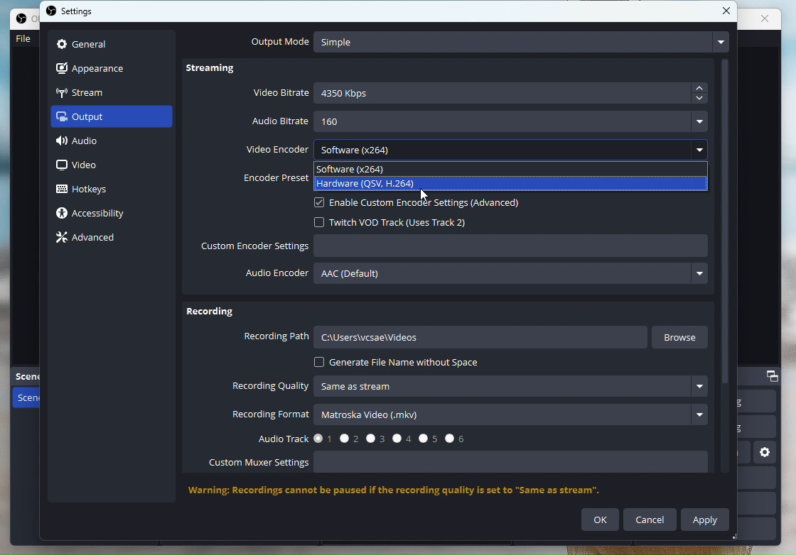  What do you see at coordinates (473, 387) in the screenshot?
I see `Recording quality` at bounding box center [473, 387].